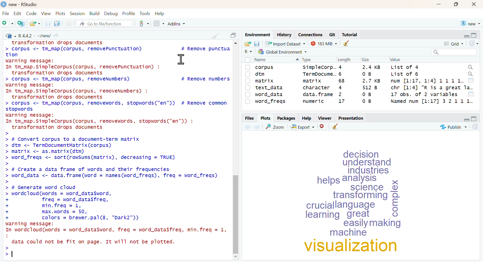 The image size is (483, 262). Describe the element at coordinates (475, 126) in the screenshot. I see `Refresh` at that location.